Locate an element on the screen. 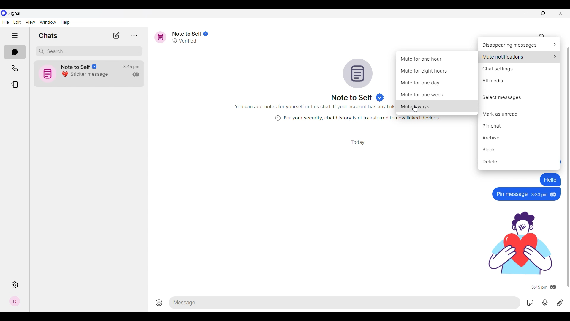  Search chat is located at coordinates (542, 37).